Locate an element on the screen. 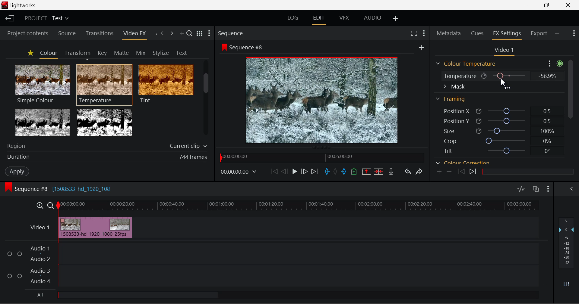  Sequence Preview Screen is located at coordinates (323, 100).